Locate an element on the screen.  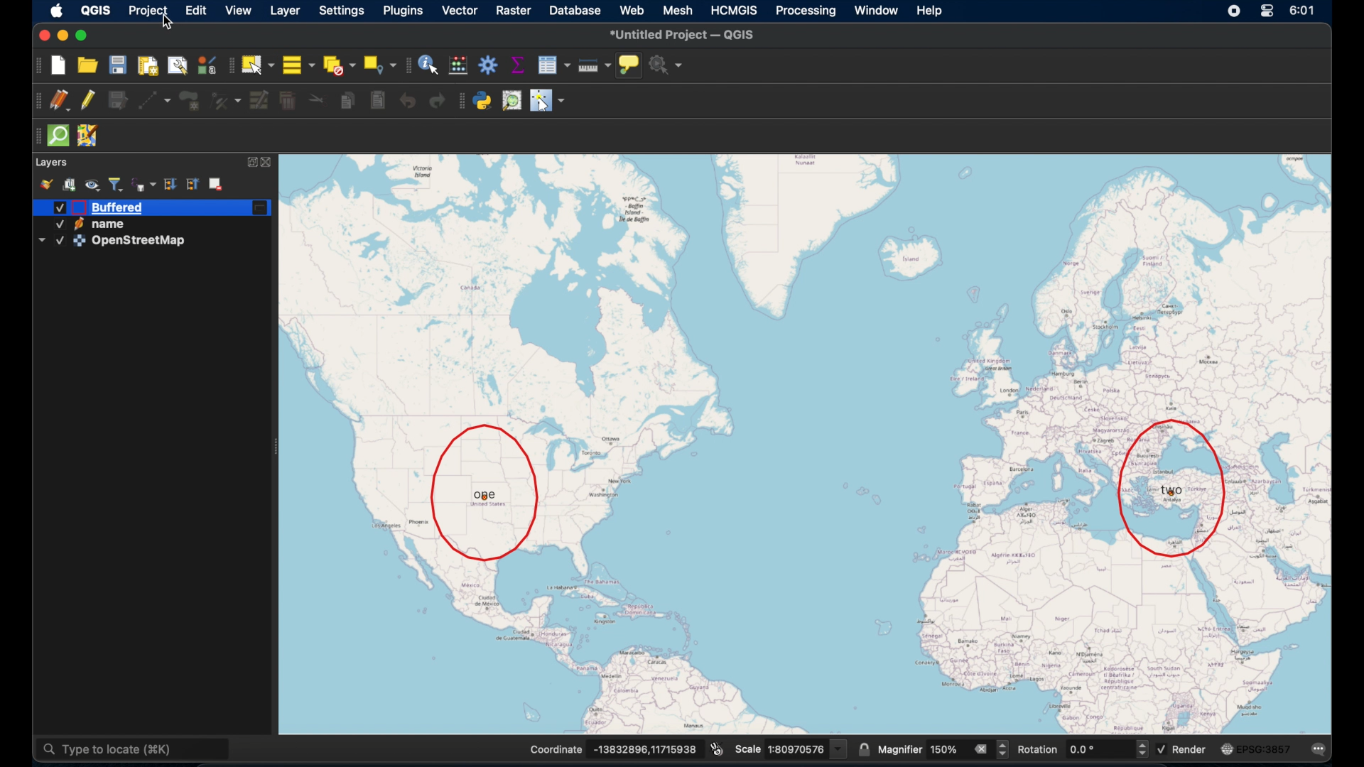
add group is located at coordinates (69, 185).